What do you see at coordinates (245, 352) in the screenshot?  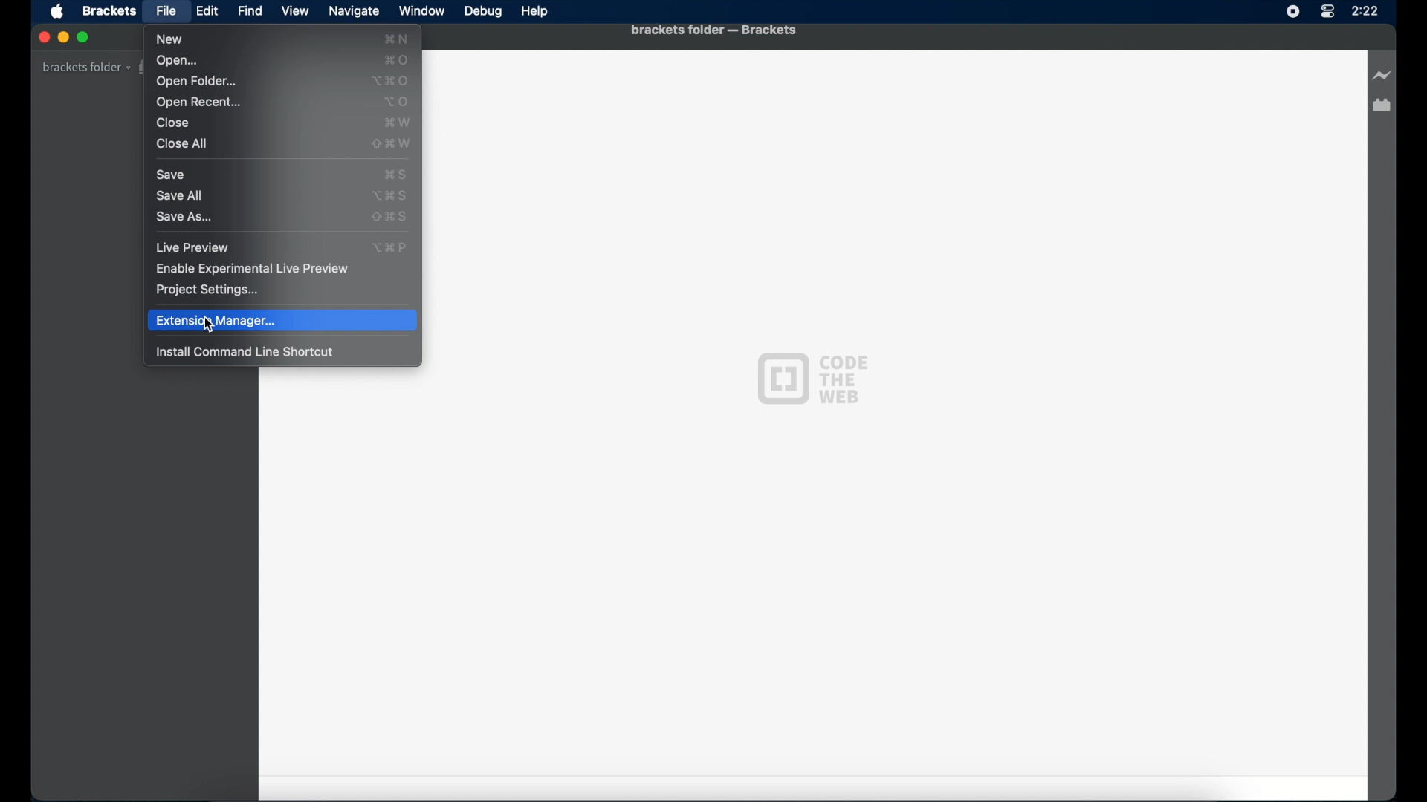 I see `install command line shortcut` at bounding box center [245, 352].